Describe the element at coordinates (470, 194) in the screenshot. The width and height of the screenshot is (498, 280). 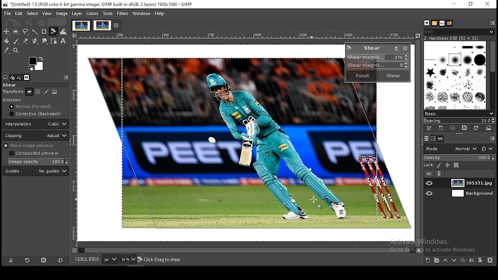
I see `layer 2` at that location.